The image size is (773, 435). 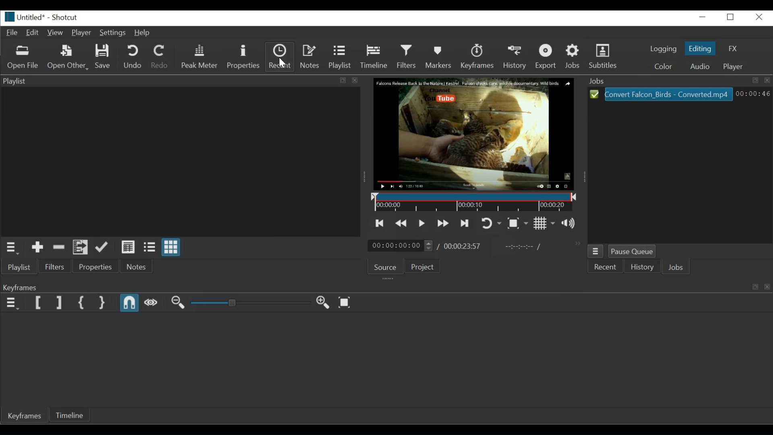 What do you see at coordinates (675, 267) in the screenshot?
I see `Jobs` at bounding box center [675, 267].